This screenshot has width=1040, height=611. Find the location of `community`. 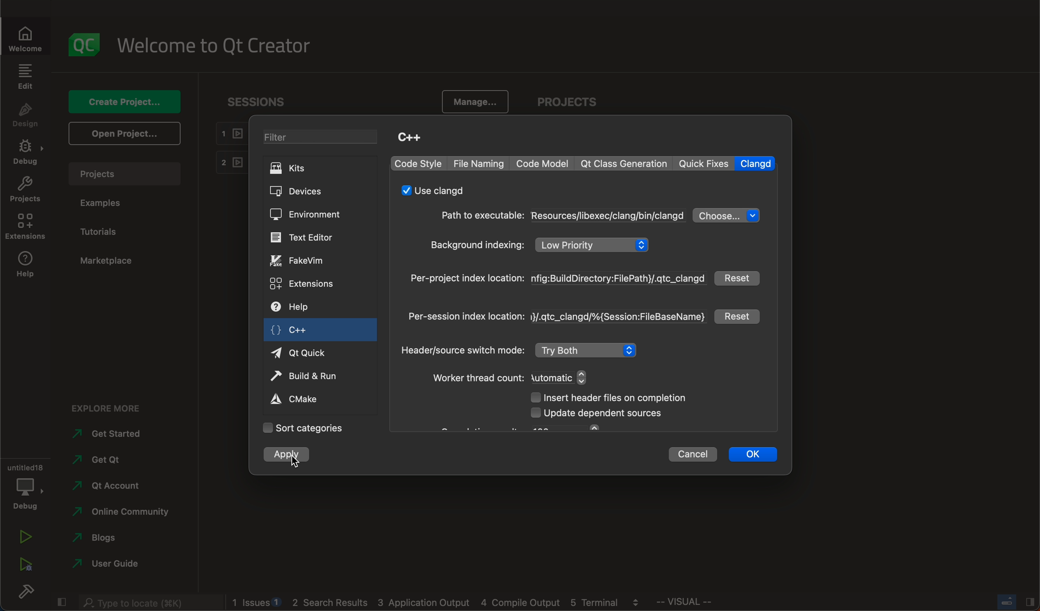

community is located at coordinates (124, 513).